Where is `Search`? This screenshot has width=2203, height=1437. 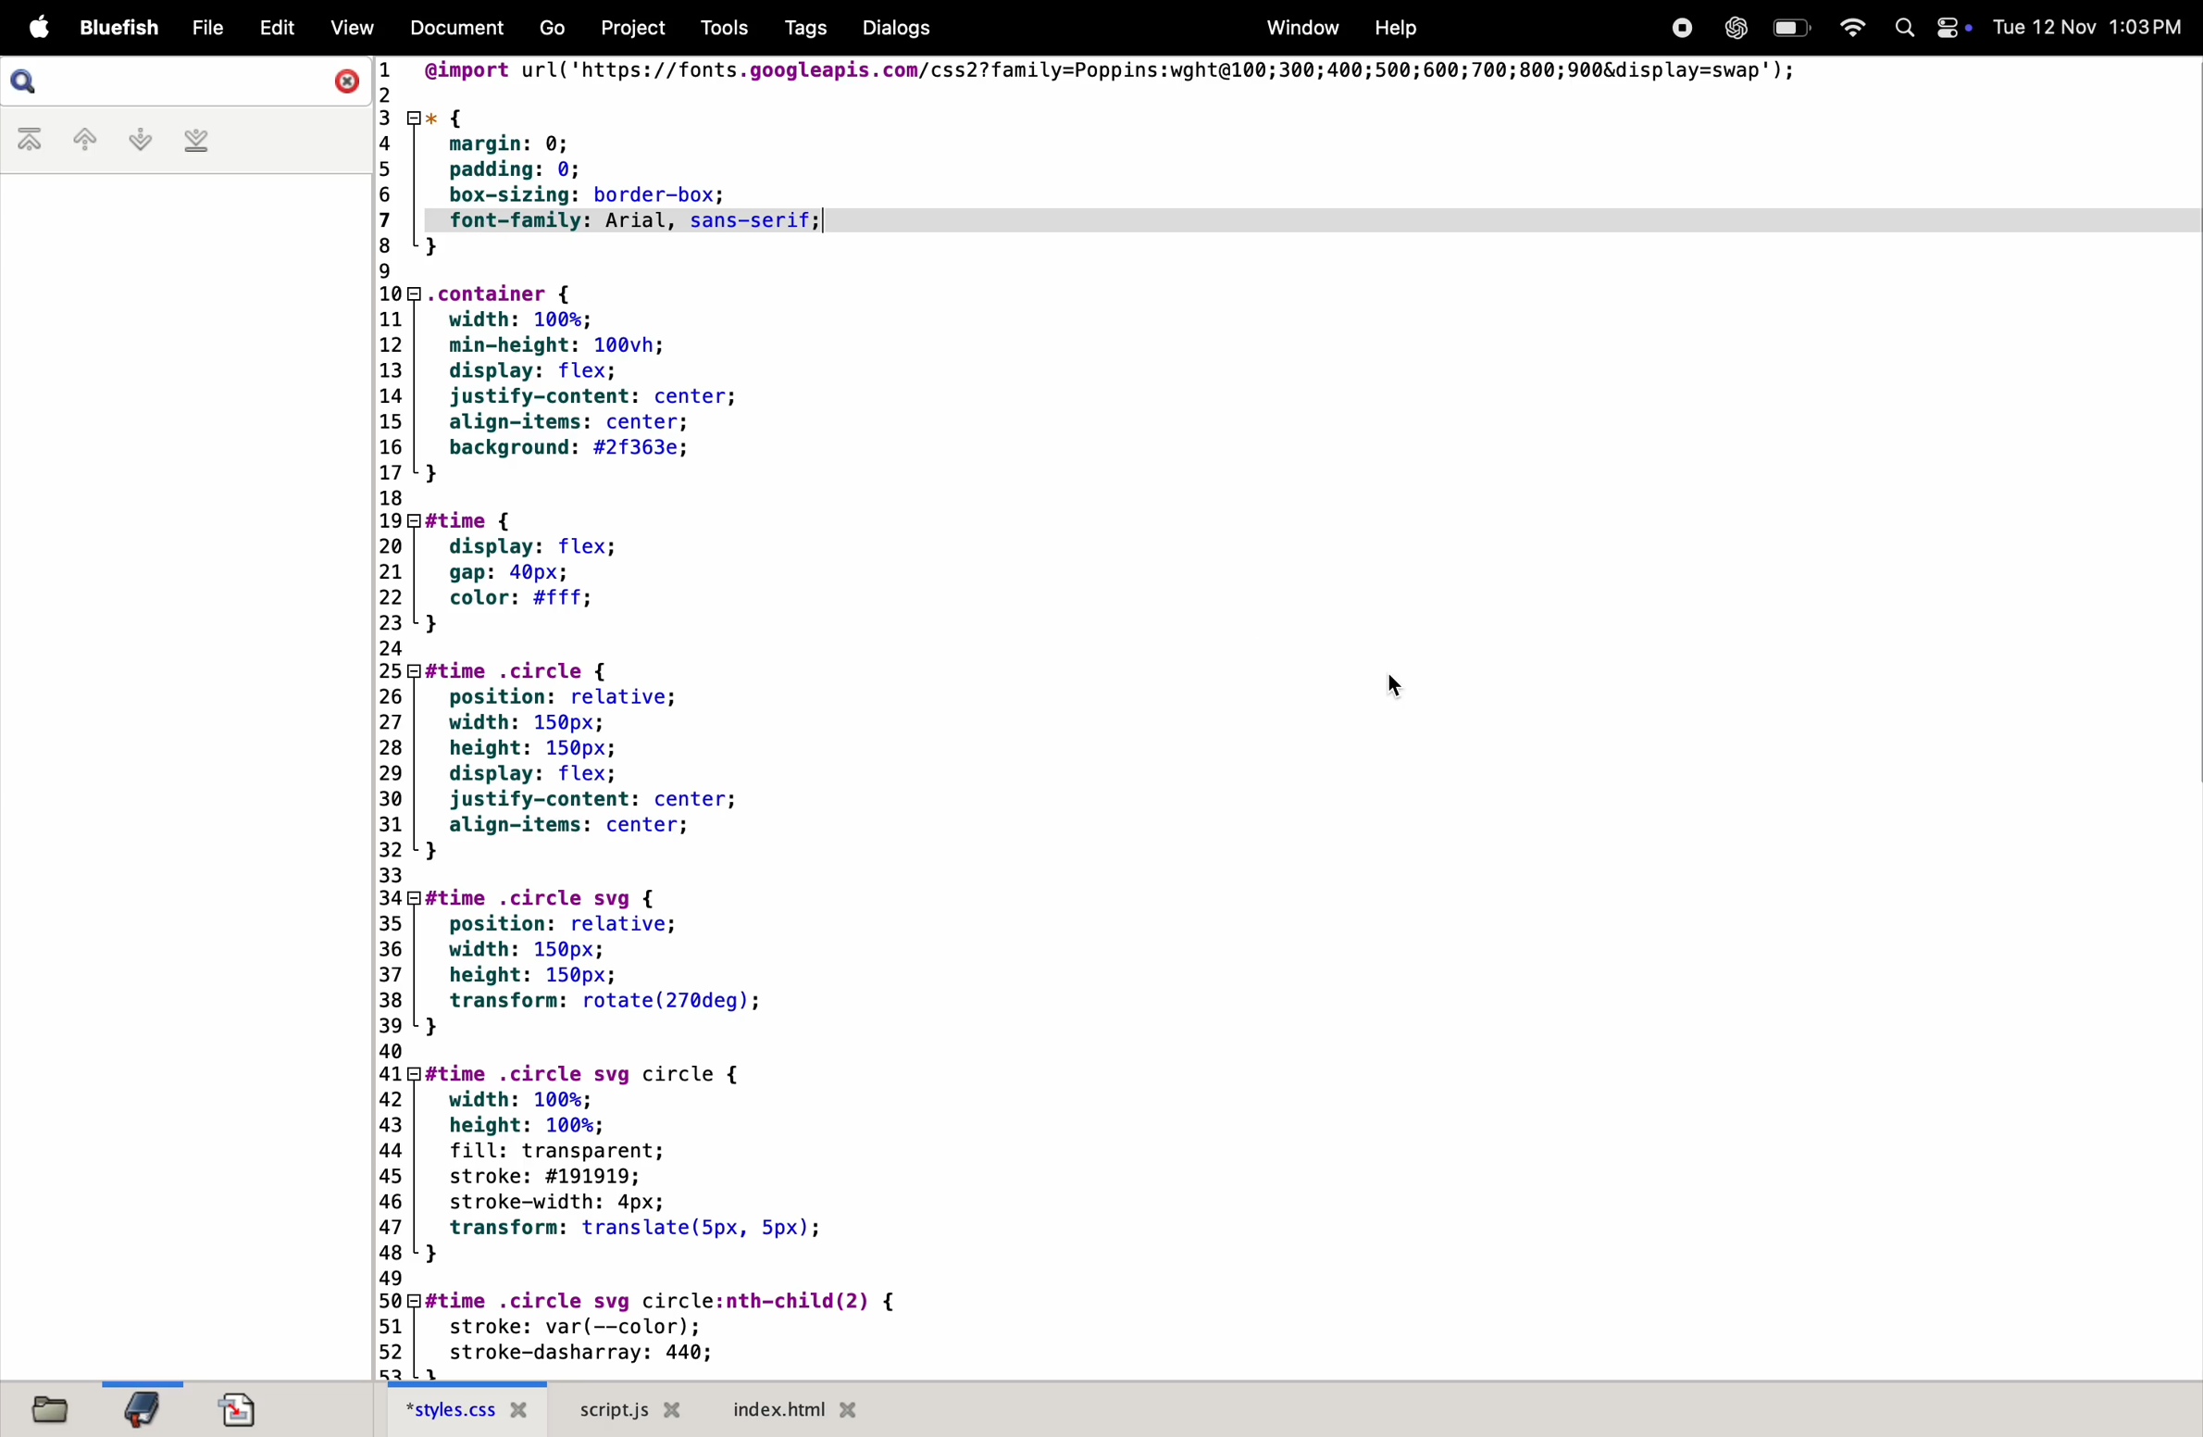 Search is located at coordinates (25, 82).